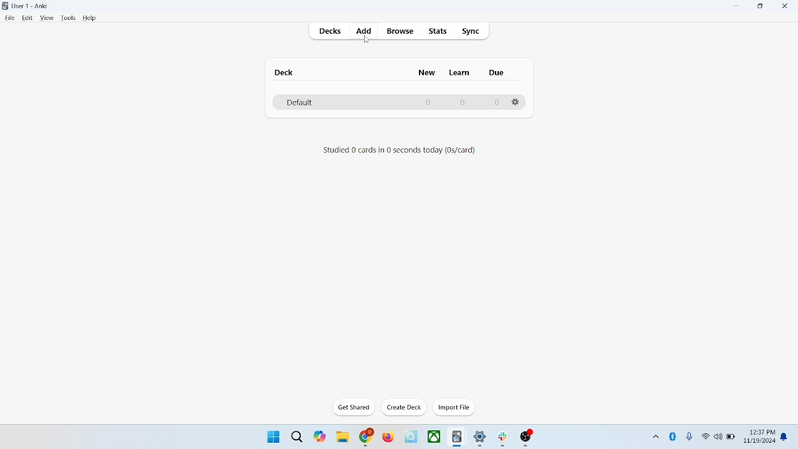  What do you see at coordinates (365, 32) in the screenshot?
I see `add` at bounding box center [365, 32].